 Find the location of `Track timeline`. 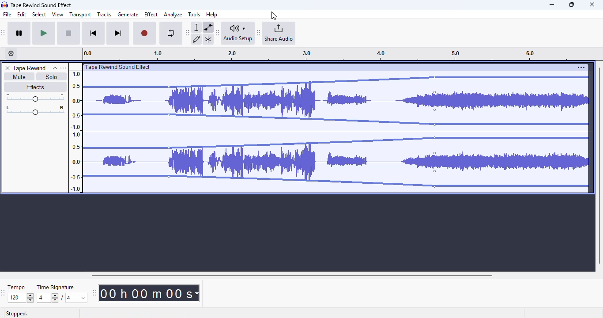

Track timeline is located at coordinates (328, 54).